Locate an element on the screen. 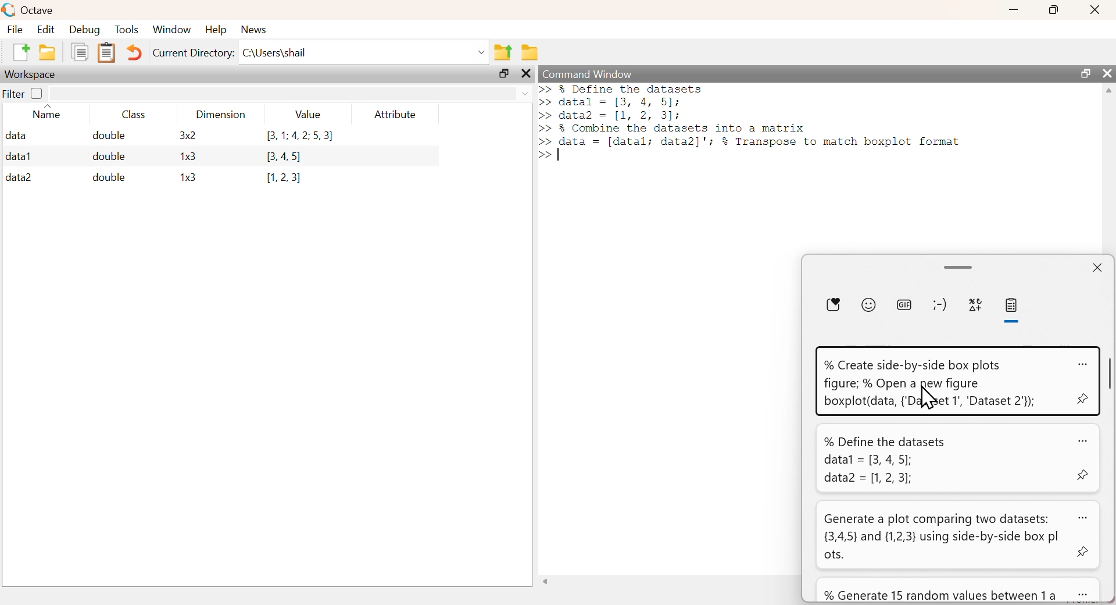 The image size is (1116, 605). data is located at coordinates (17, 135).